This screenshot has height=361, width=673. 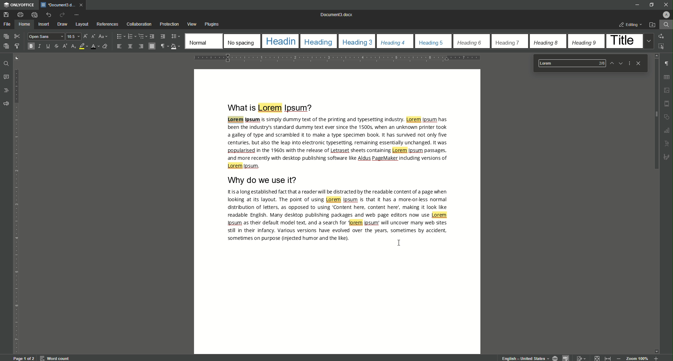 What do you see at coordinates (45, 25) in the screenshot?
I see `Insert` at bounding box center [45, 25].